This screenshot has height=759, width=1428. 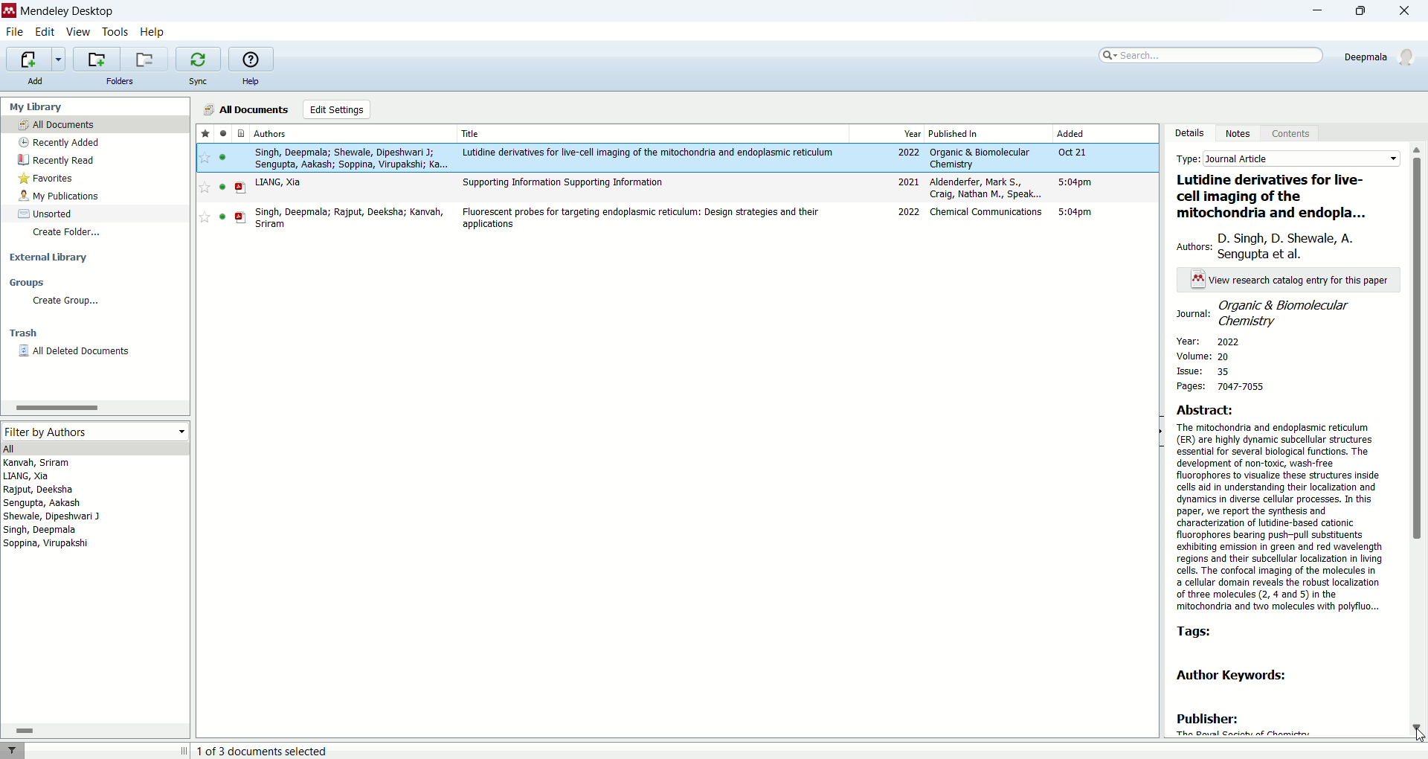 I want to click on favorite, so click(x=205, y=188).